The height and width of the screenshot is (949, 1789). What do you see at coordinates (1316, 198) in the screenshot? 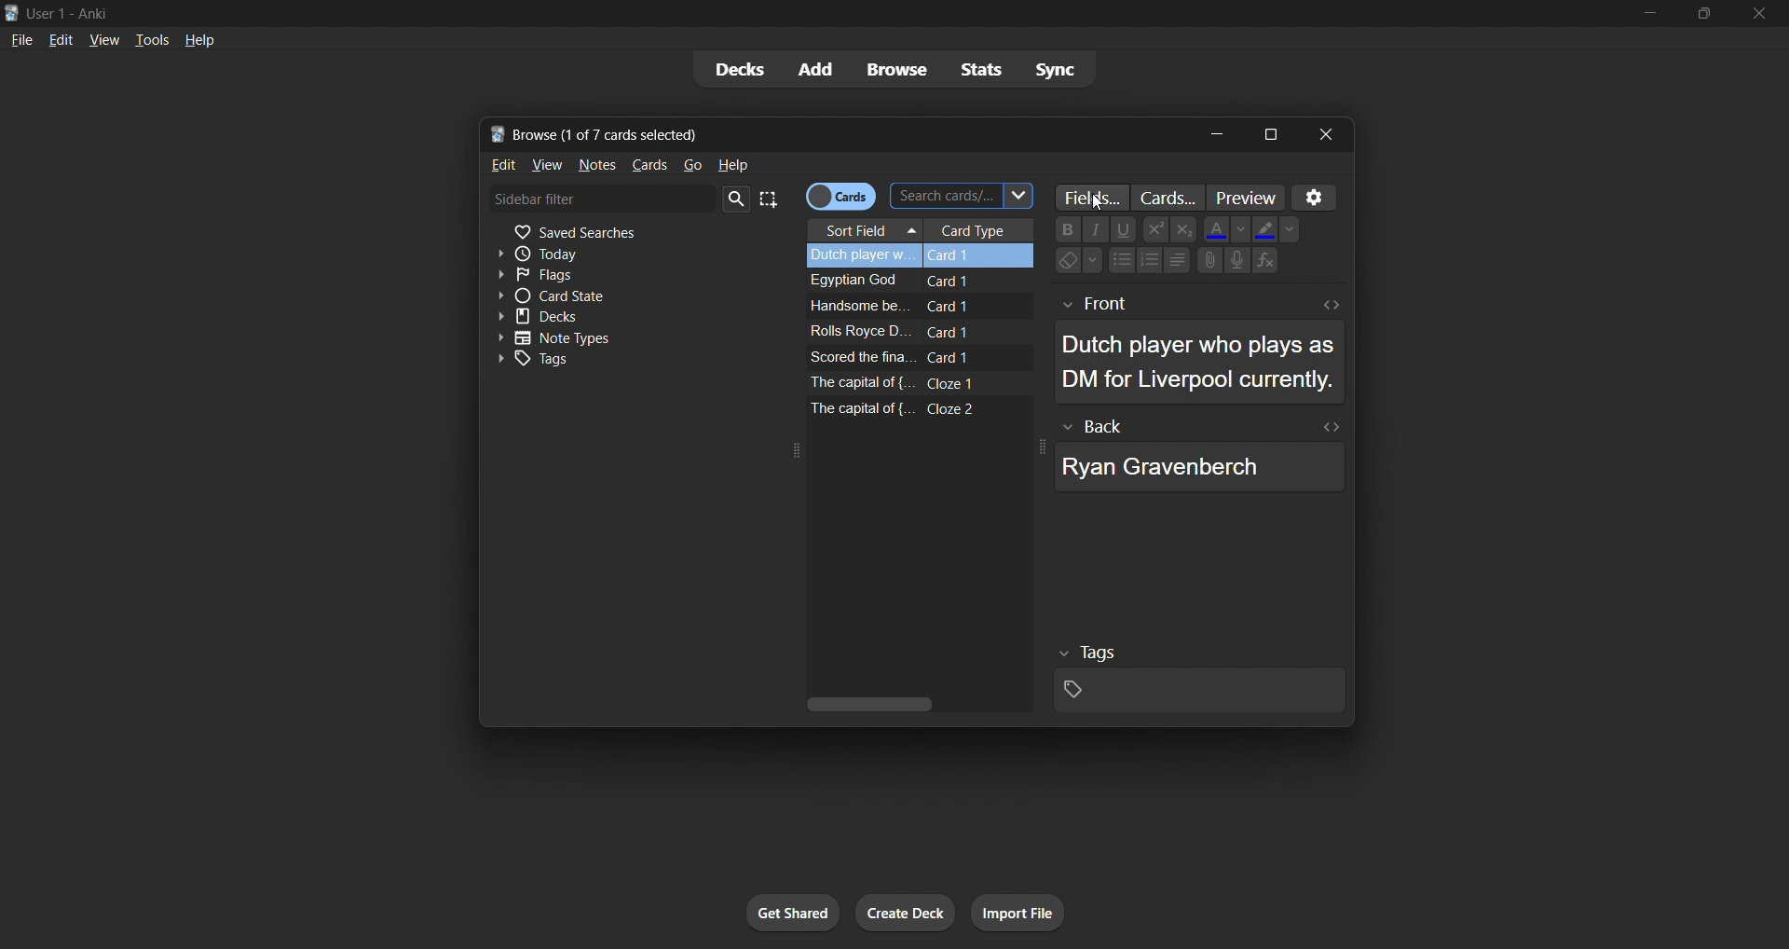
I see `Settings` at bounding box center [1316, 198].